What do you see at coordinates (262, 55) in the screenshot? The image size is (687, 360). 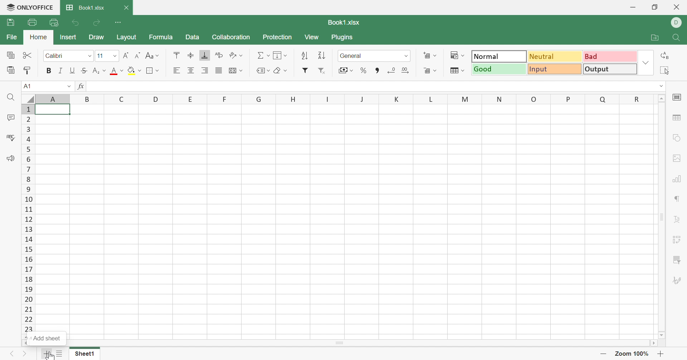 I see `Summation` at bounding box center [262, 55].